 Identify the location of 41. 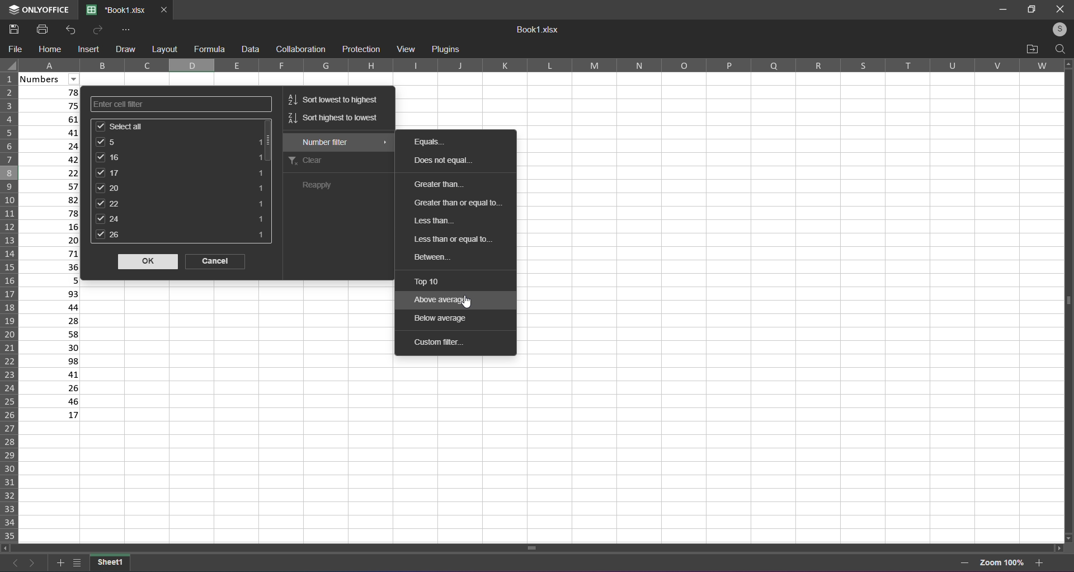
(50, 374).